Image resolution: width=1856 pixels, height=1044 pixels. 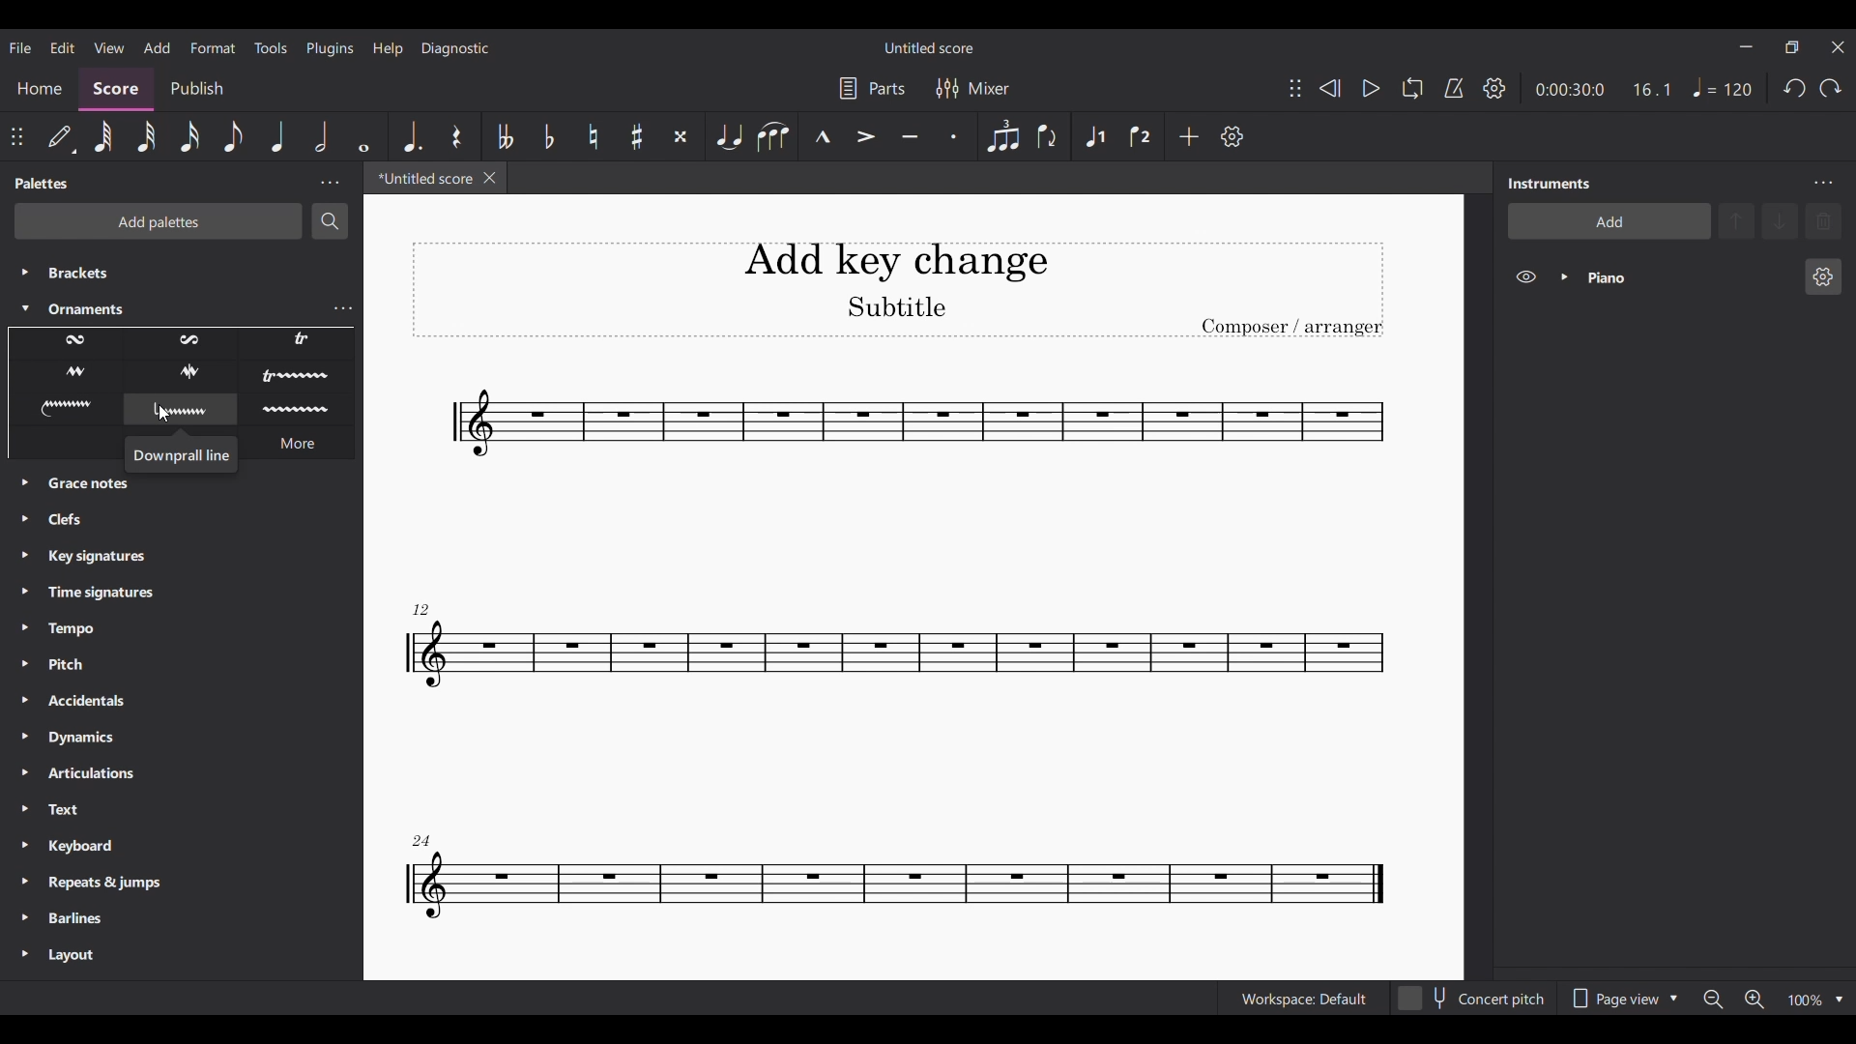 I want to click on Score title, so click(x=928, y=47).